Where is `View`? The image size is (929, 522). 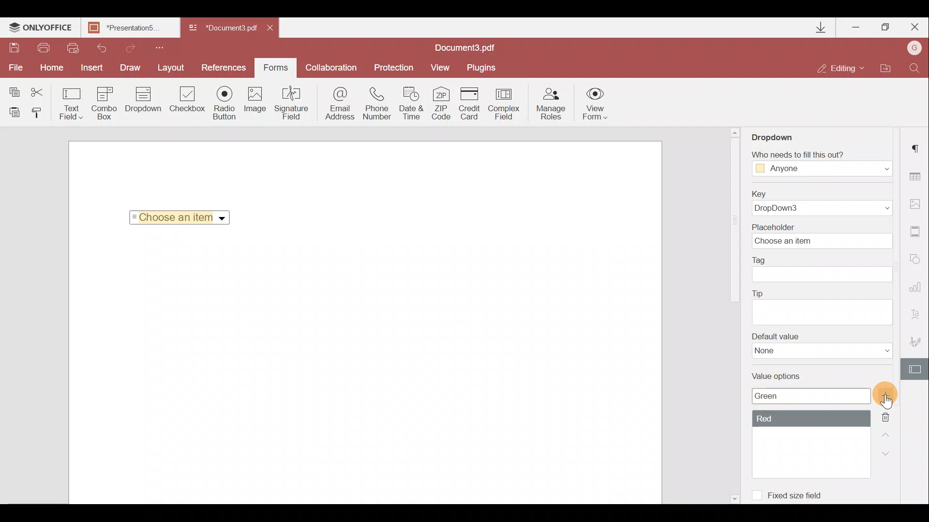
View is located at coordinates (443, 68).